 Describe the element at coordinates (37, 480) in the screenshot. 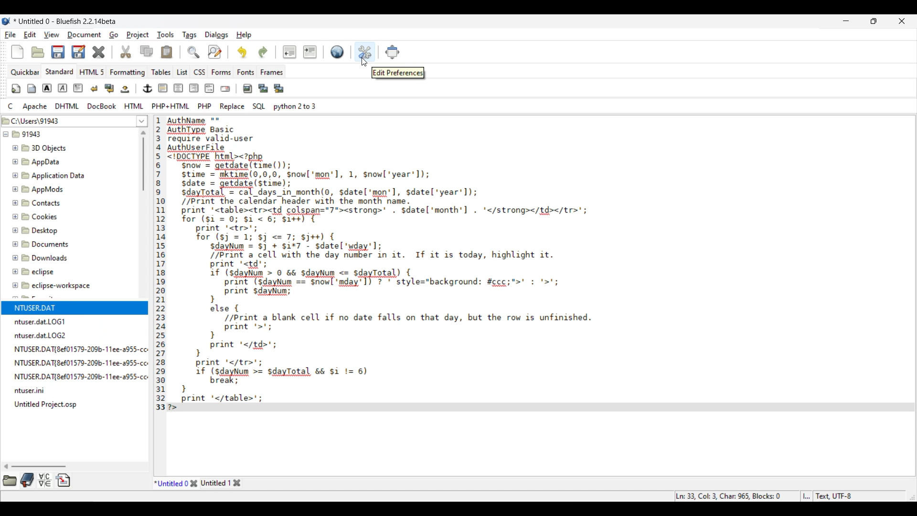

I see `More tool options` at that location.